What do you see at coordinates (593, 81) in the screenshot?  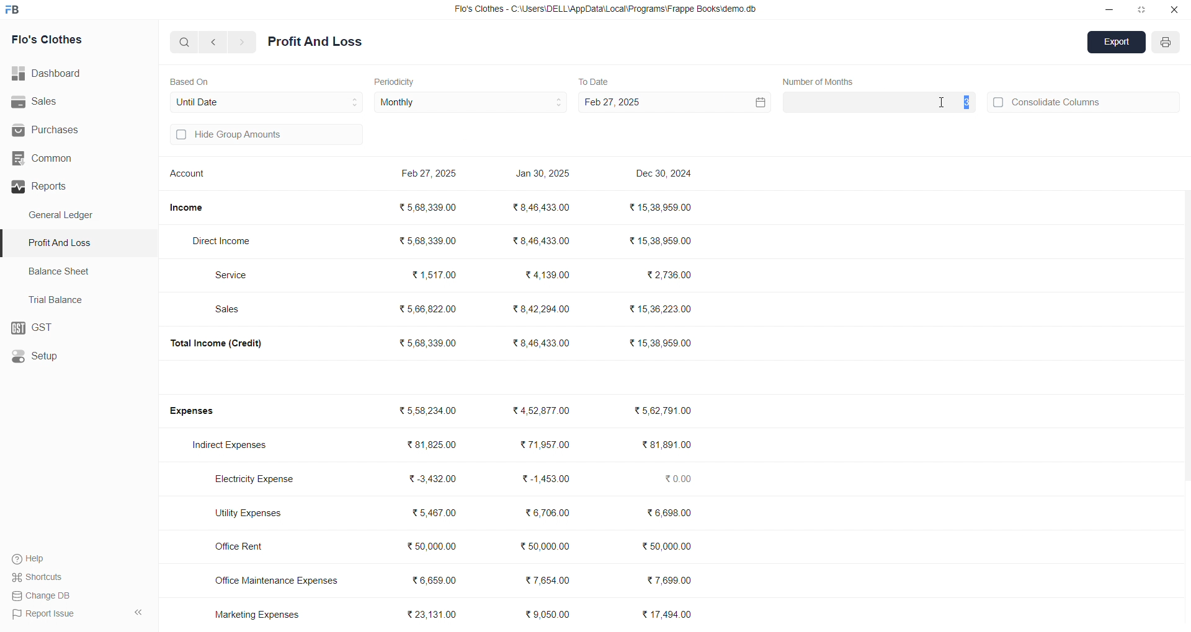 I see `To Date` at bounding box center [593, 81].